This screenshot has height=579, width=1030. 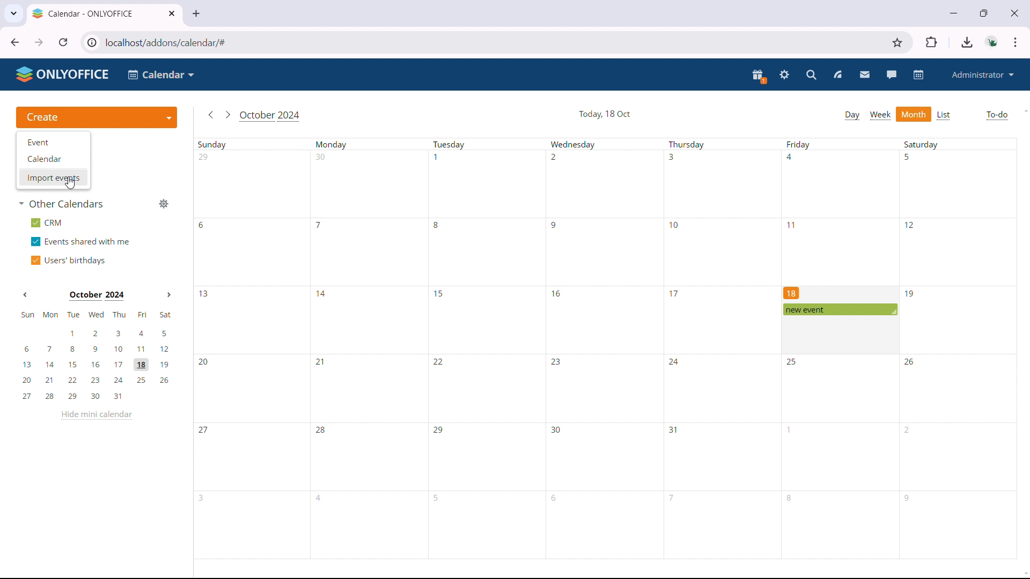 What do you see at coordinates (793, 362) in the screenshot?
I see `25` at bounding box center [793, 362].